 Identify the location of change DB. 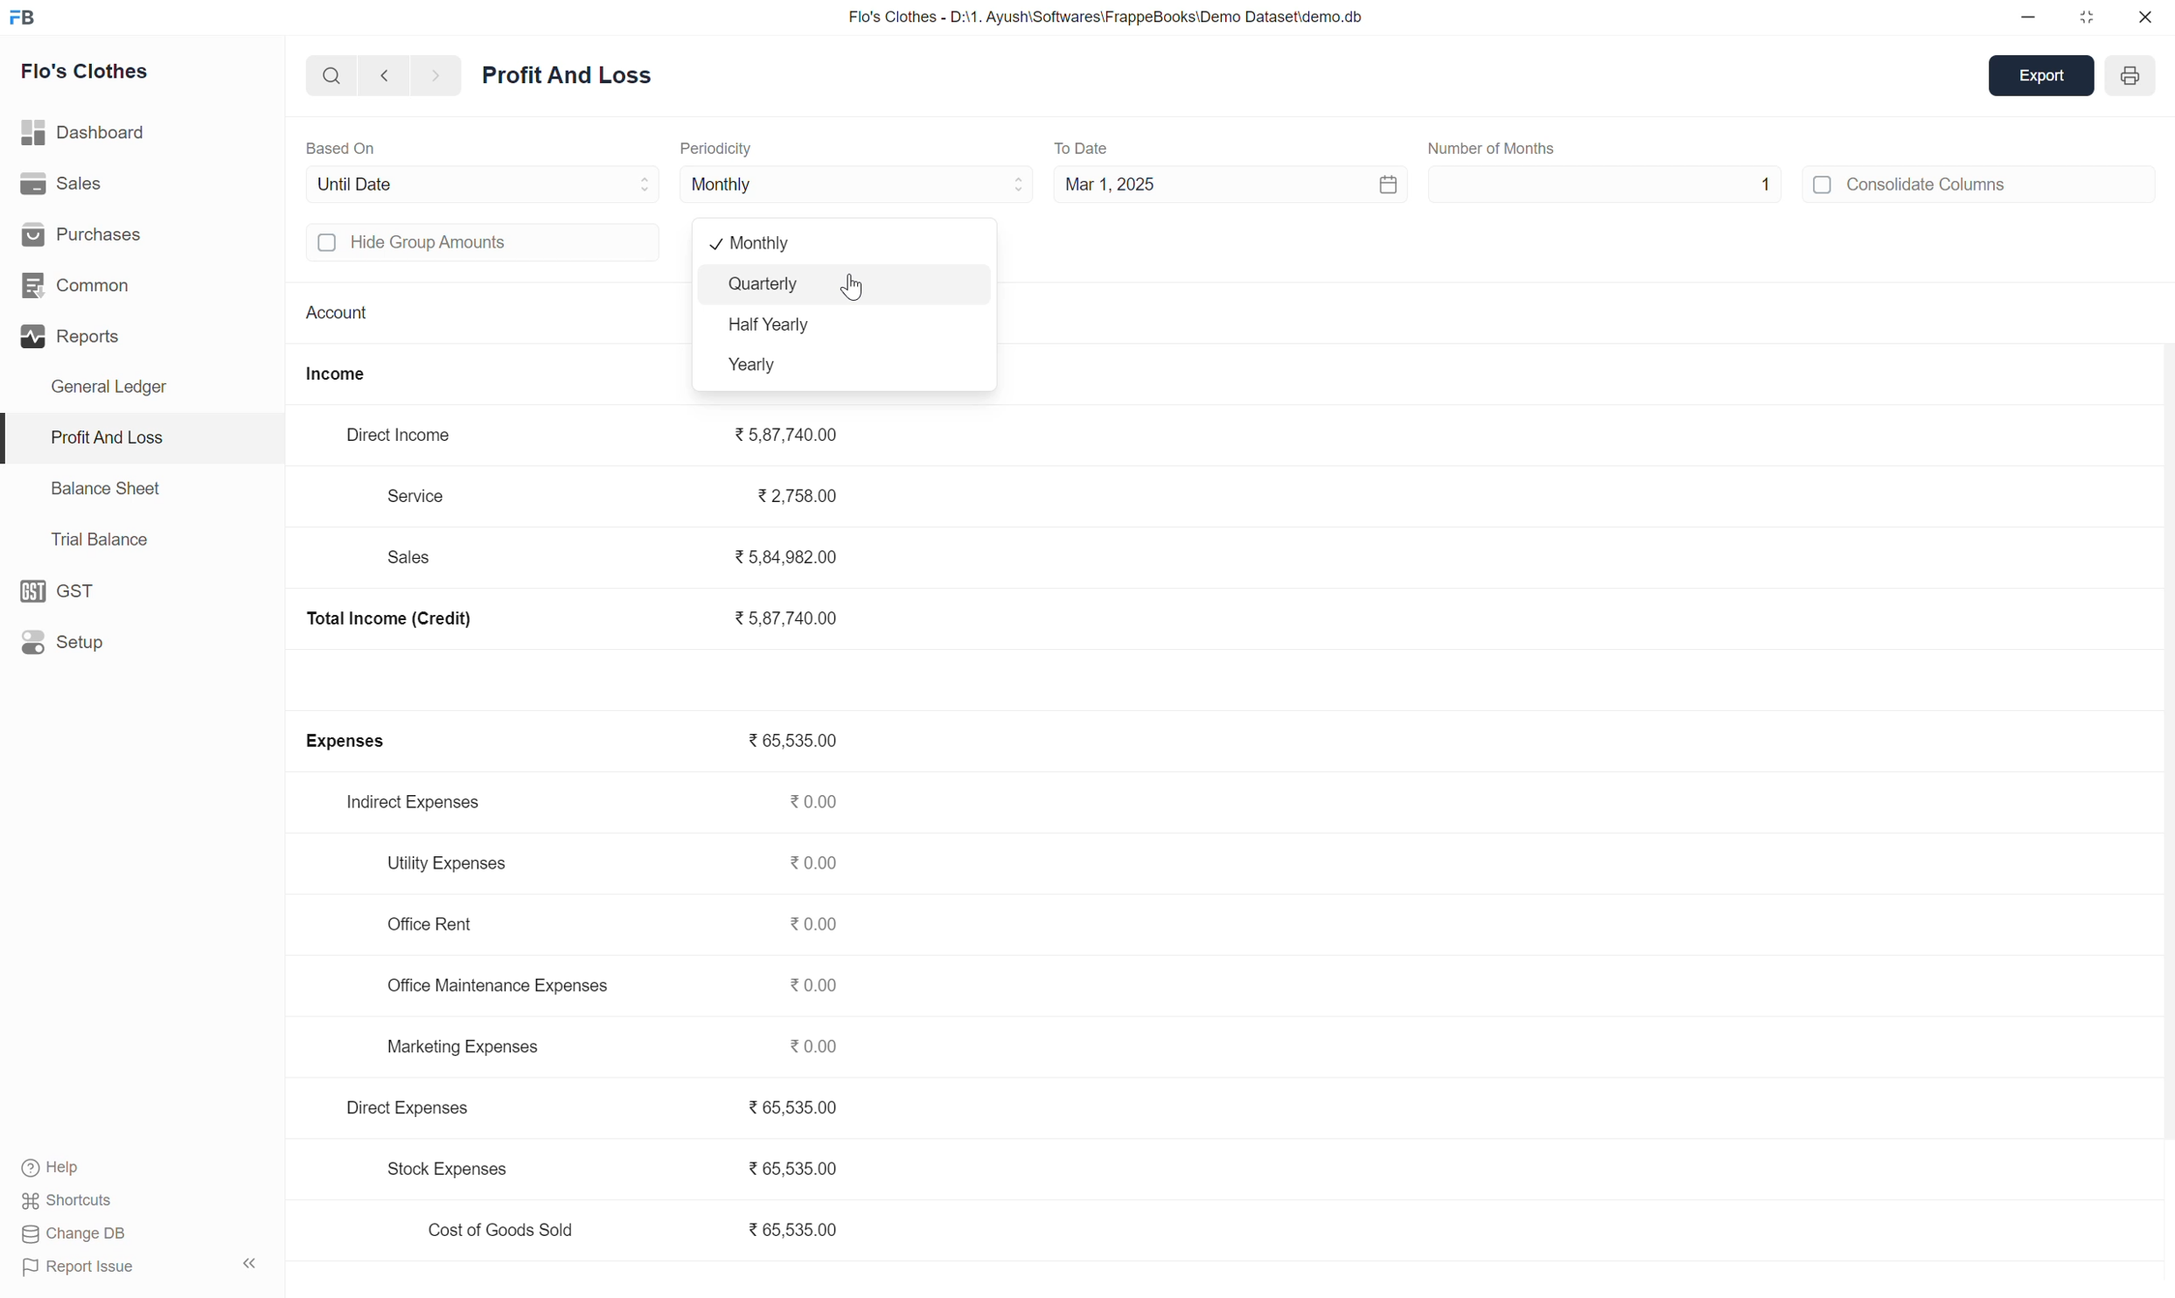
(94, 1234).